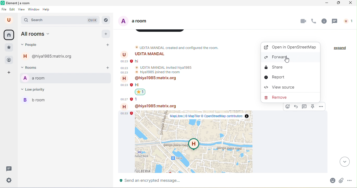 The width and height of the screenshot is (357, 188). Describe the element at coordinates (338, 4) in the screenshot. I see `maximize` at that location.